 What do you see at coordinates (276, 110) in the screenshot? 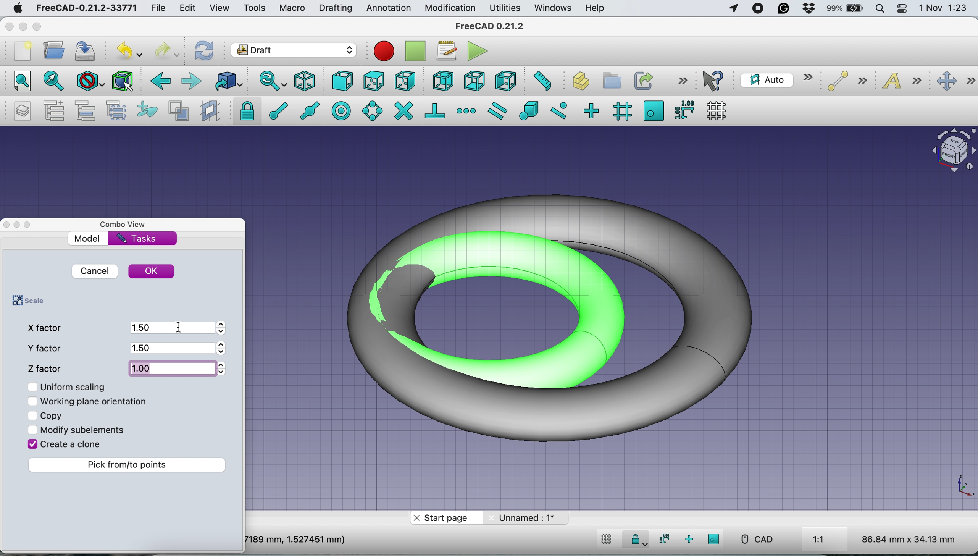
I see `snap endpoint` at bounding box center [276, 110].